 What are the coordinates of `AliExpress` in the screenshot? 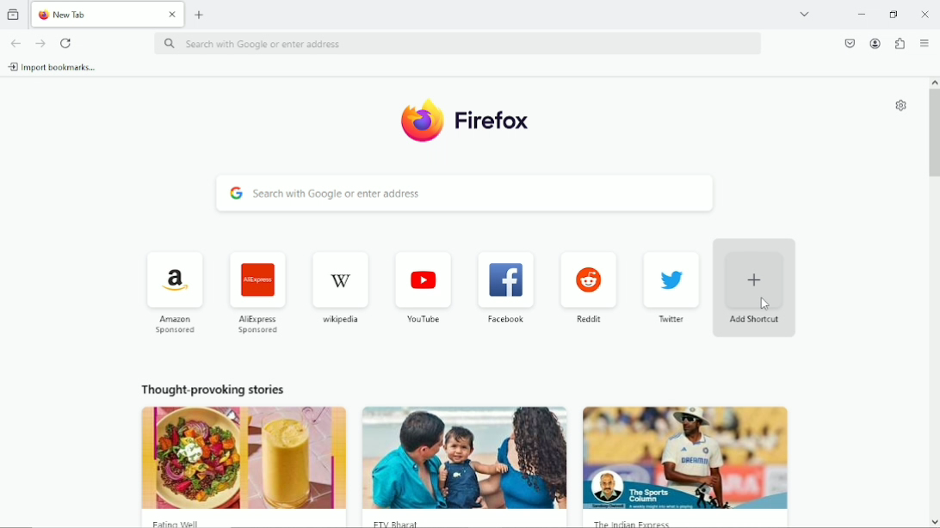 It's located at (256, 291).